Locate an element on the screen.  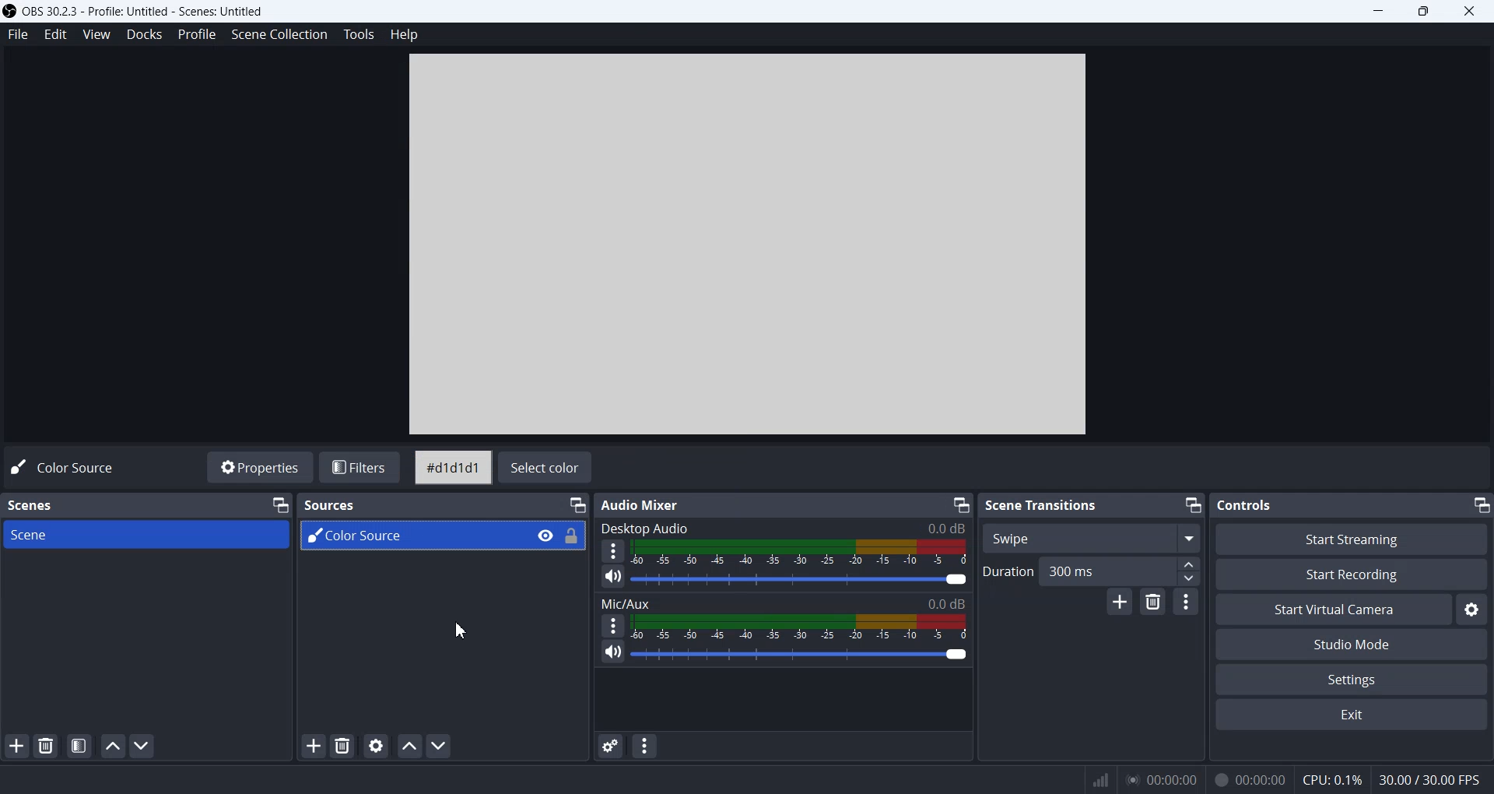
Signals is located at coordinates (1092, 778).